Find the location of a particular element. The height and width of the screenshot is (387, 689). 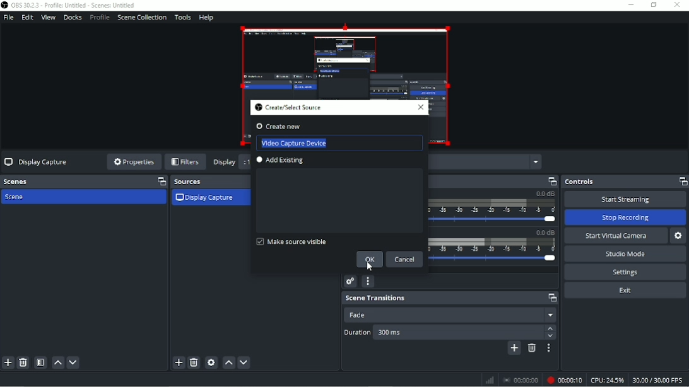

Start streaming is located at coordinates (625, 198).